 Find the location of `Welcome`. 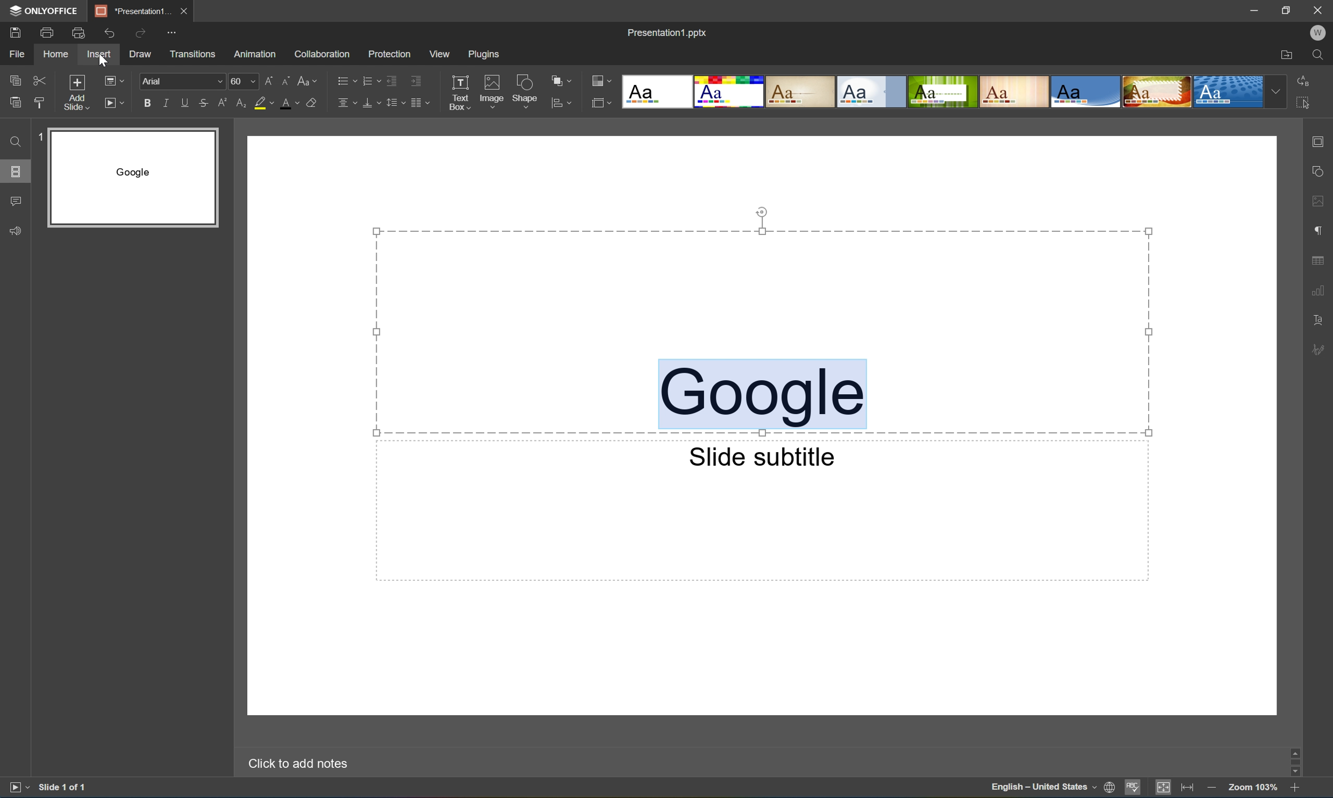

Welcome is located at coordinates (1318, 33).